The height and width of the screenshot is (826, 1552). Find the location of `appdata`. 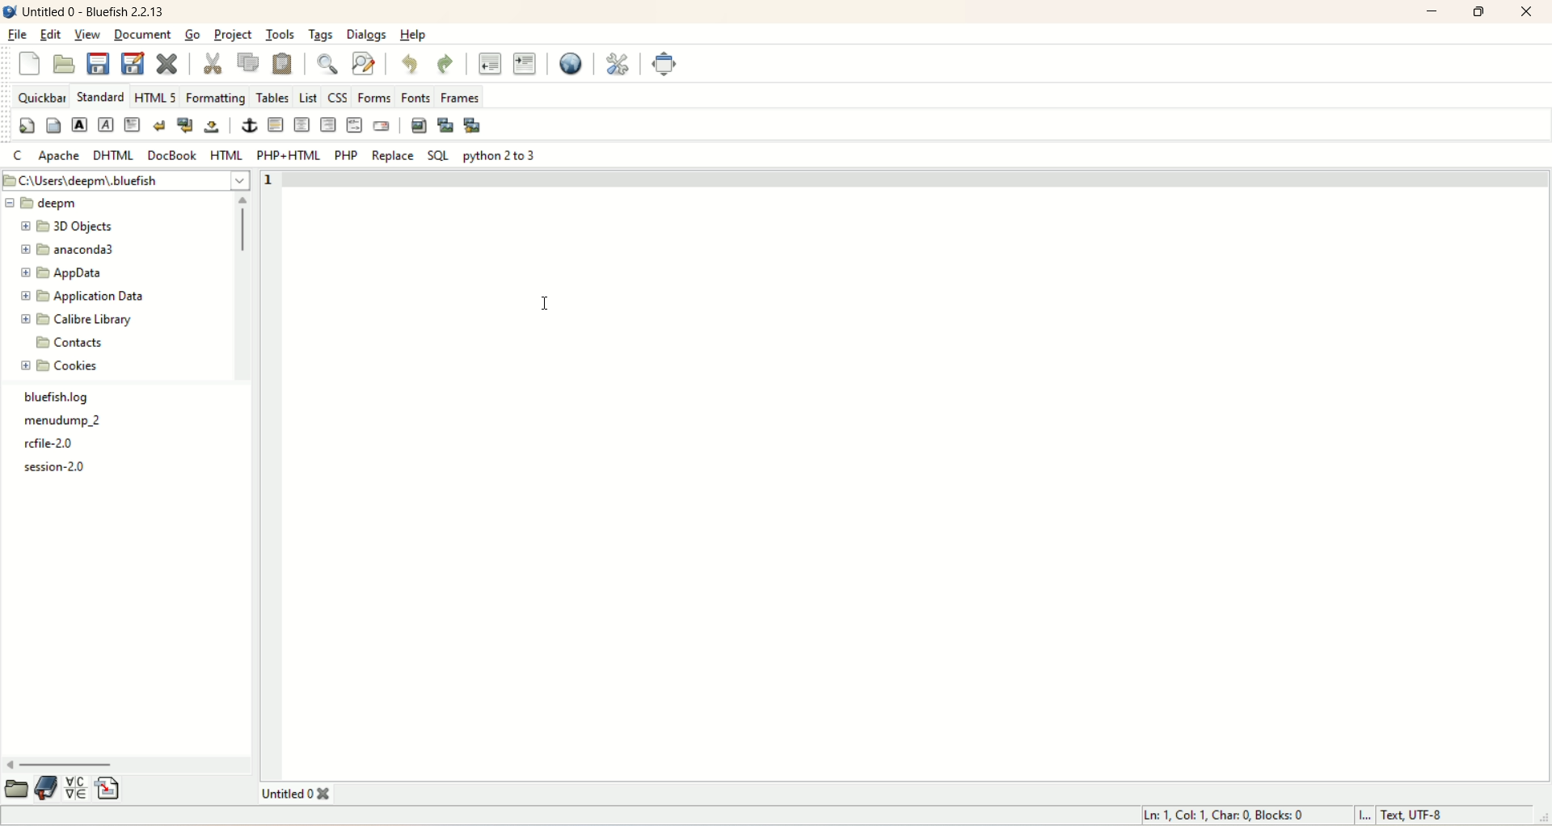

appdata is located at coordinates (69, 274).